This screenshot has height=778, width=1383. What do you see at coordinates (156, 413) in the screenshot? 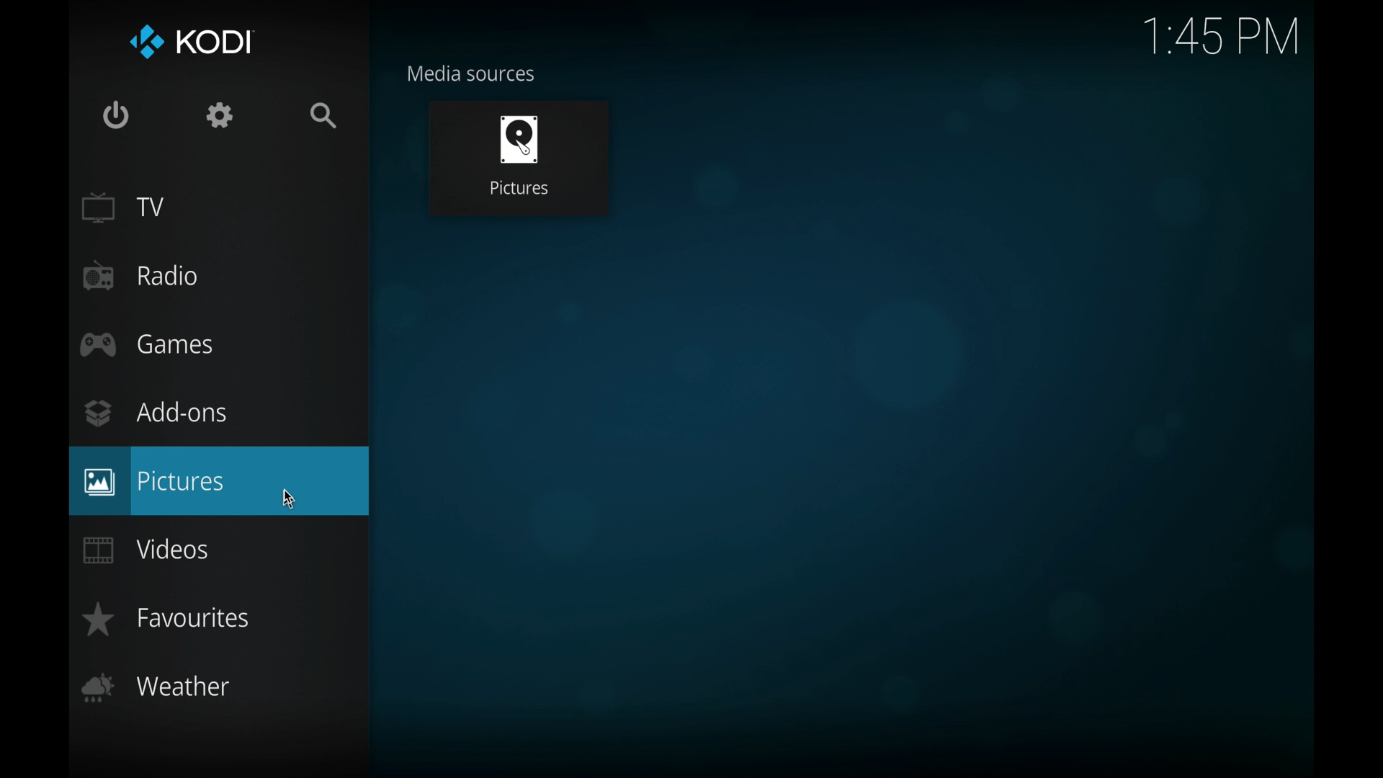
I see `add-ons` at bounding box center [156, 413].